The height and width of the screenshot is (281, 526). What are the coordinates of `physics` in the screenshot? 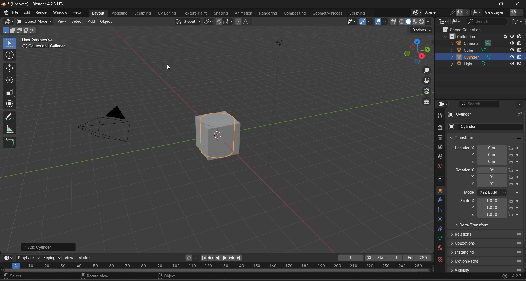 It's located at (439, 219).